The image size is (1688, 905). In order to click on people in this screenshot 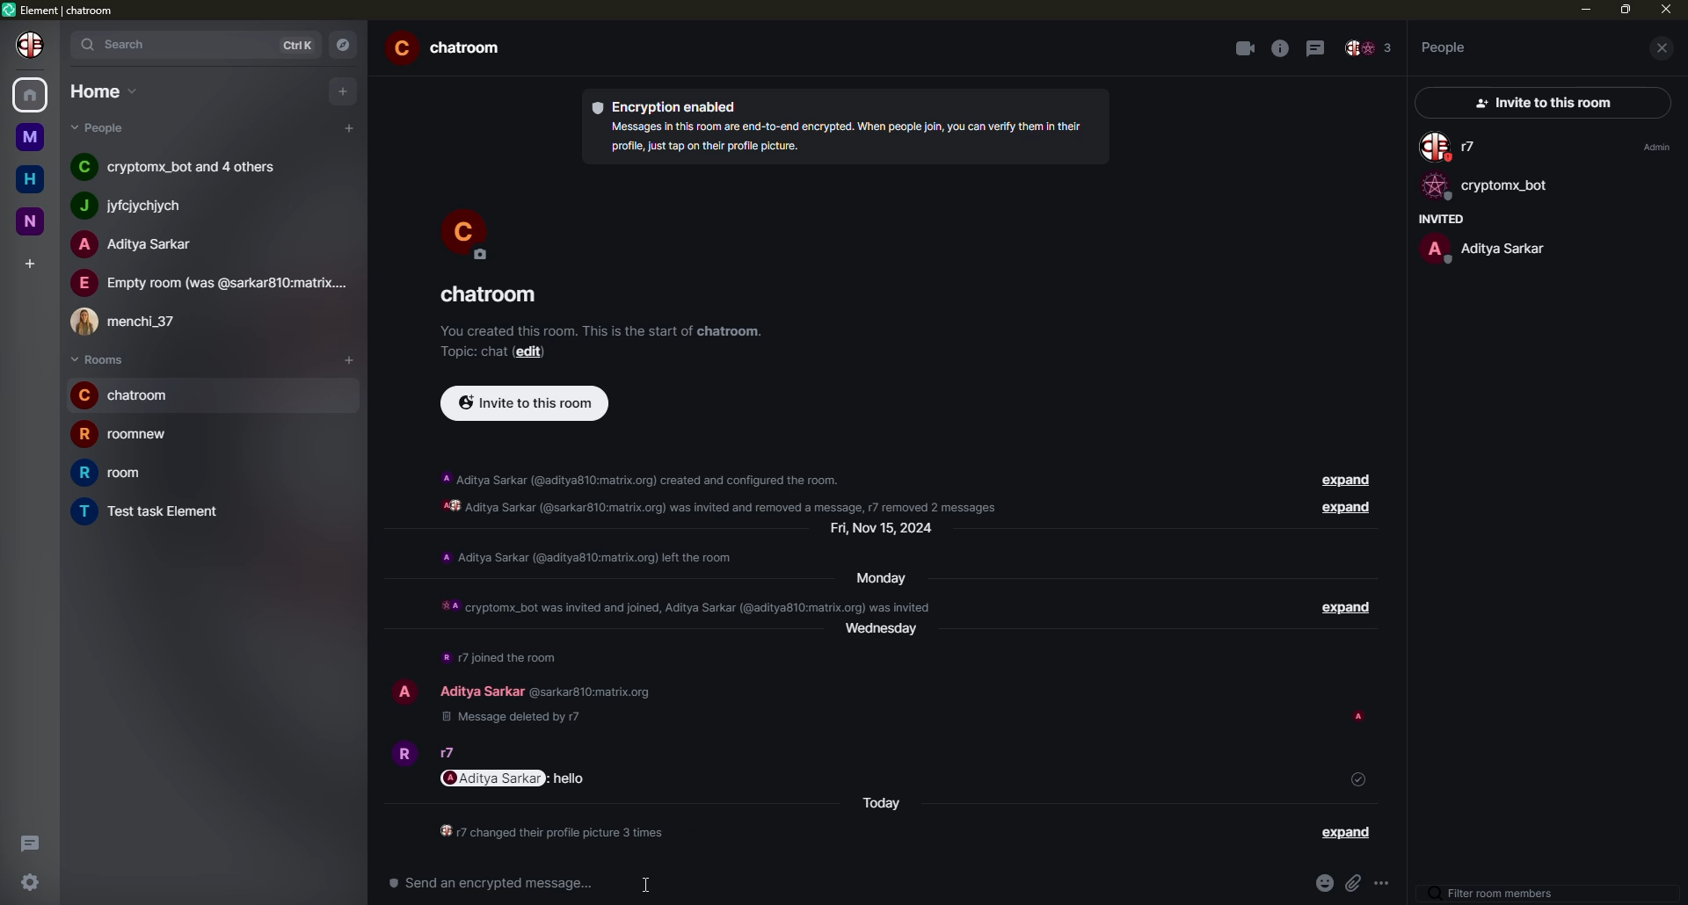, I will do `click(1452, 148)`.